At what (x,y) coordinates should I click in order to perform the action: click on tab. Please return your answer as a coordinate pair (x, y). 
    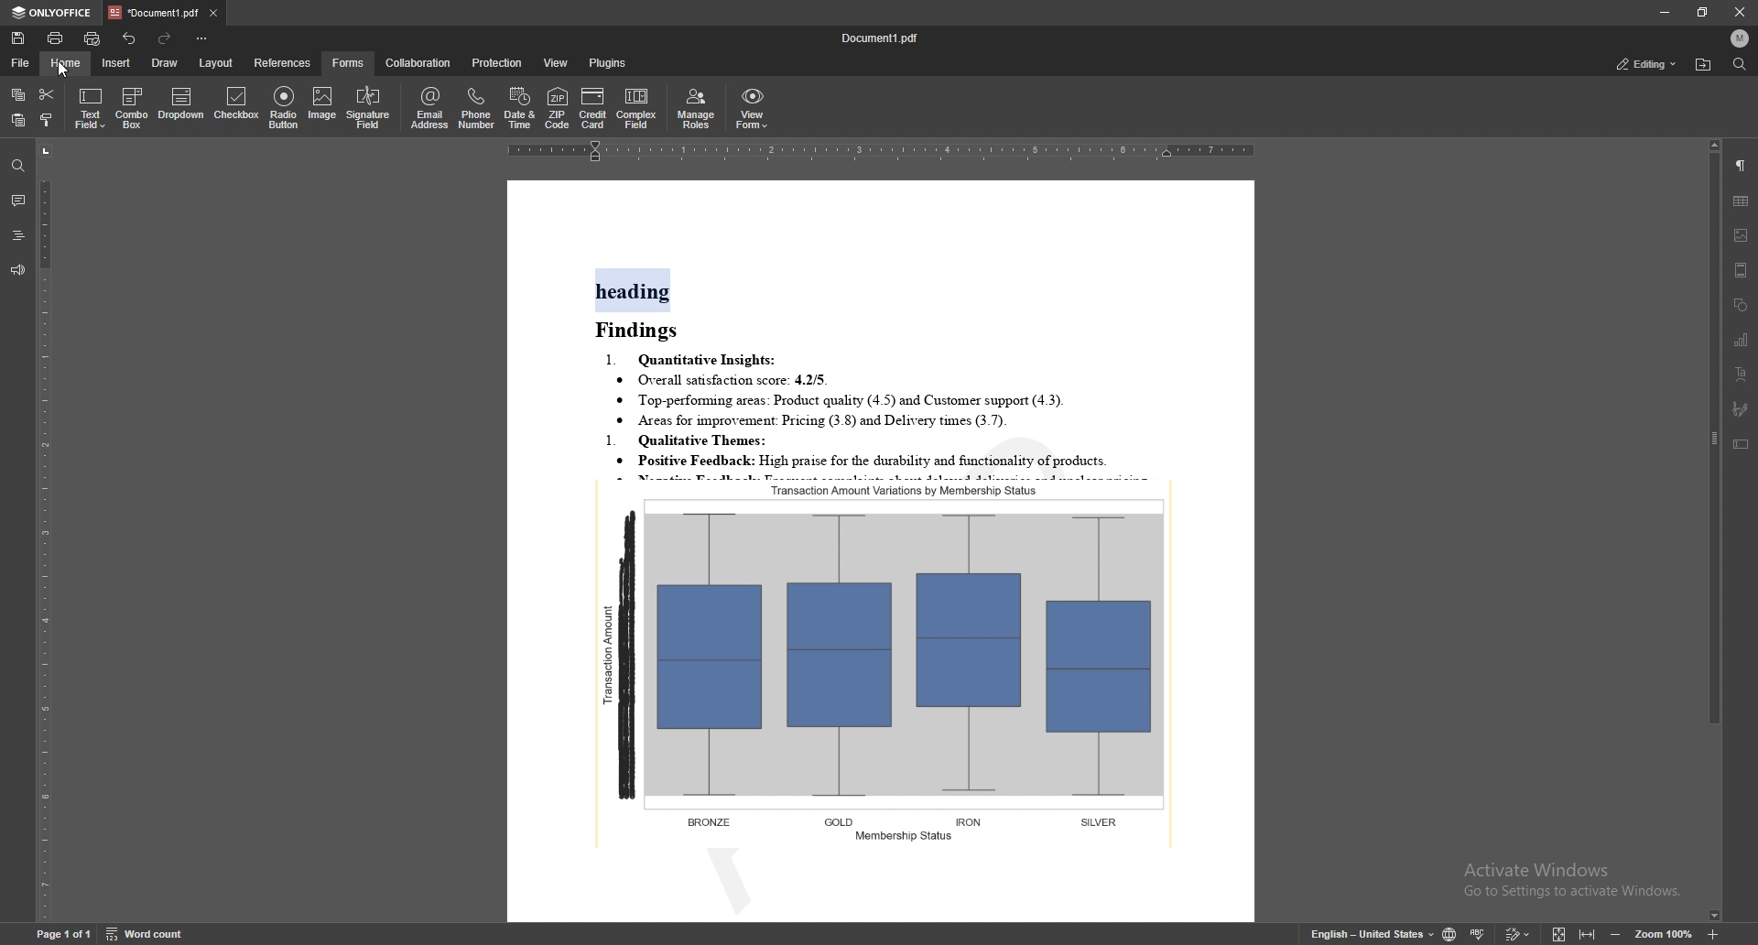
    Looking at the image, I should click on (153, 12).